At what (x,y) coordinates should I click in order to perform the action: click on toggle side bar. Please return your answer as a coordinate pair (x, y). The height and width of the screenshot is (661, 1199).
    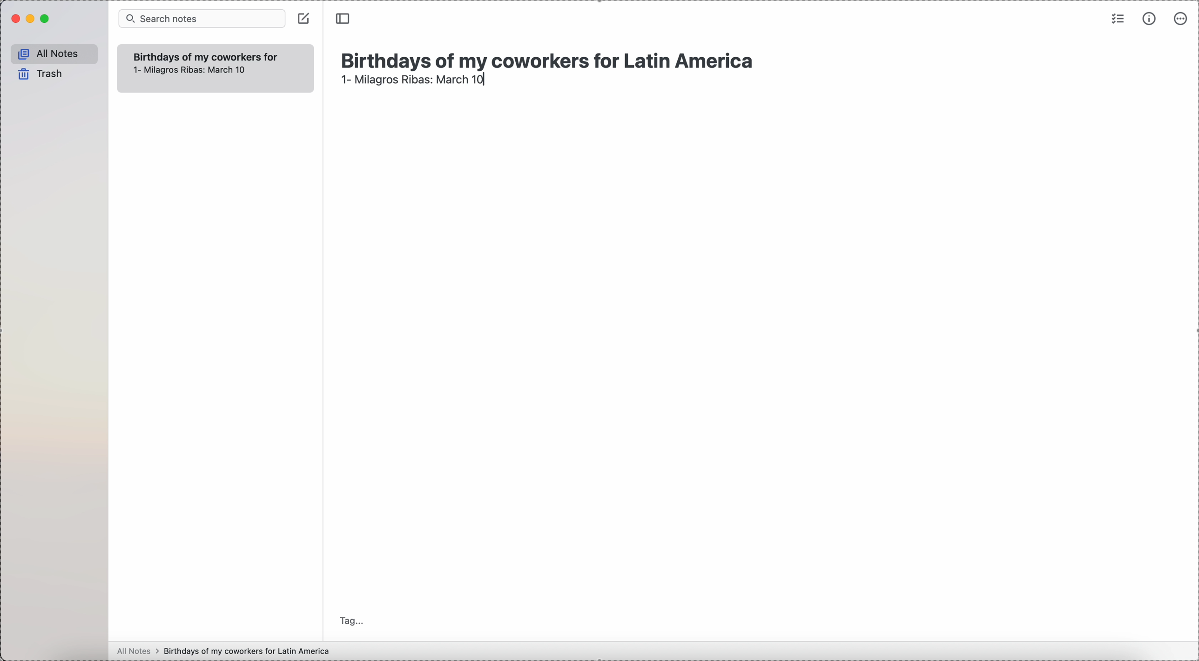
    Looking at the image, I should click on (344, 19).